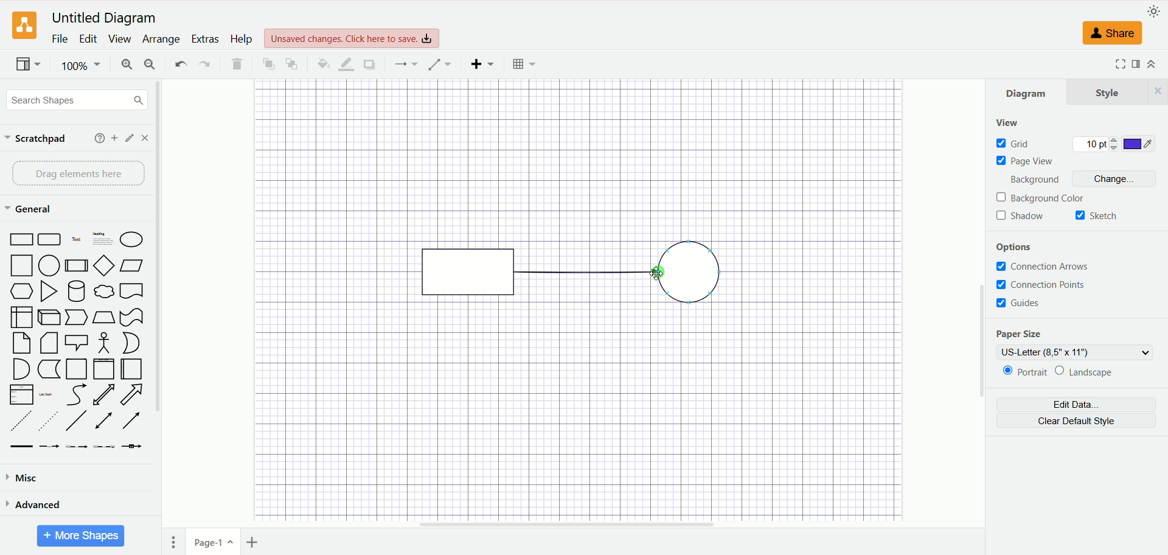 This screenshot has height=555, width=1168. I want to click on Cuboid, so click(50, 317).